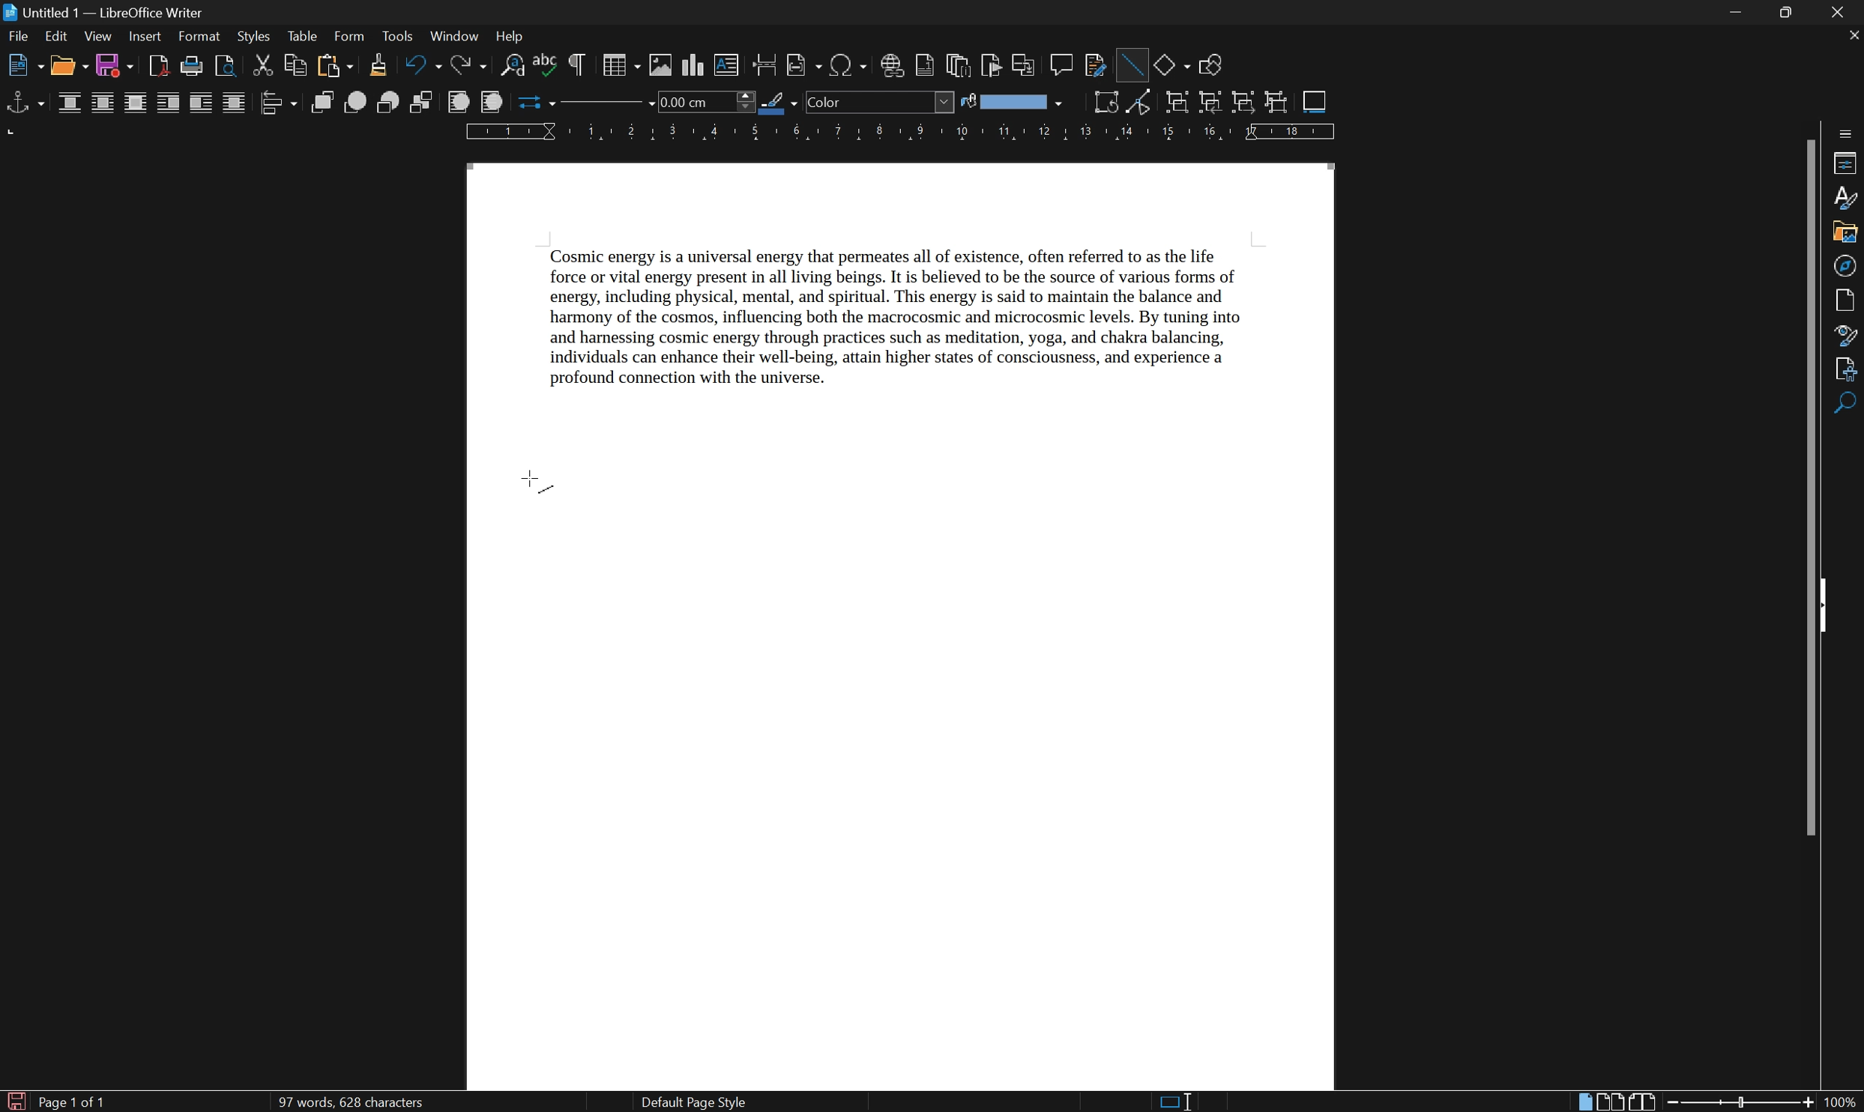 This screenshot has width=1864, height=1112. I want to click on sidebar settings, so click(1847, 131).